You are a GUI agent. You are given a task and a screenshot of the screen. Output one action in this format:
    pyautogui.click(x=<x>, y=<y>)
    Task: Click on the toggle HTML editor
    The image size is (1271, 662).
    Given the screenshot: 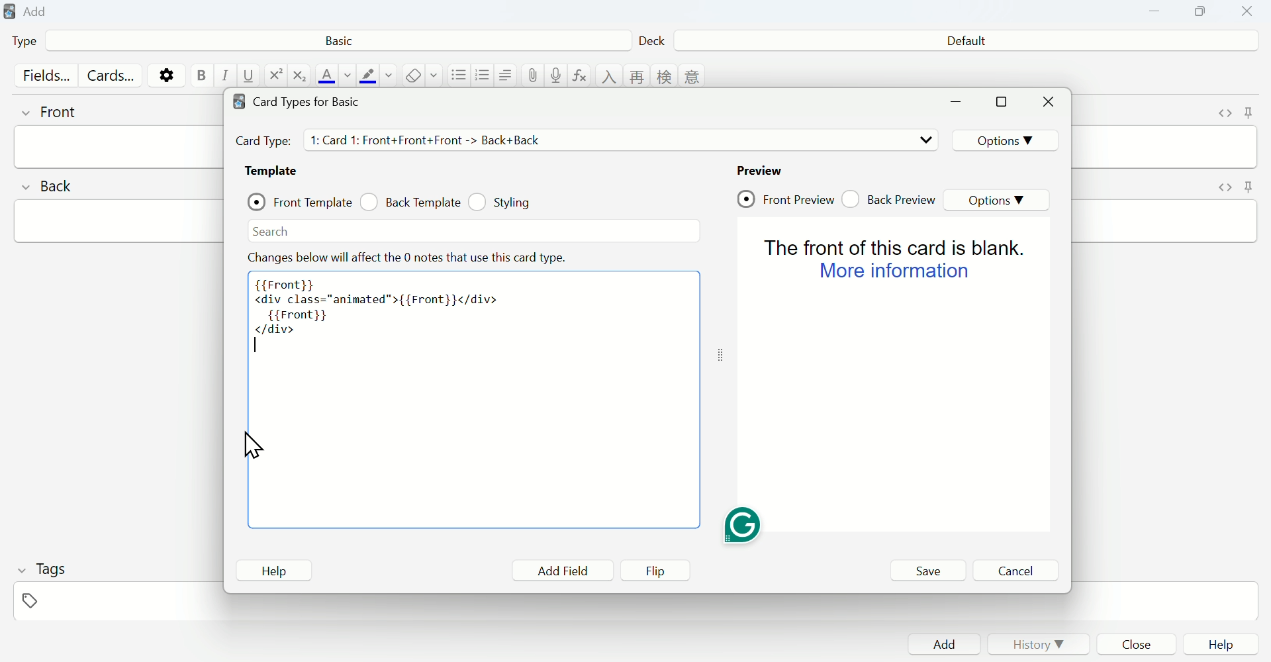 What is the action you would take?
    pyautogui.click(x=1226, y=187)
    